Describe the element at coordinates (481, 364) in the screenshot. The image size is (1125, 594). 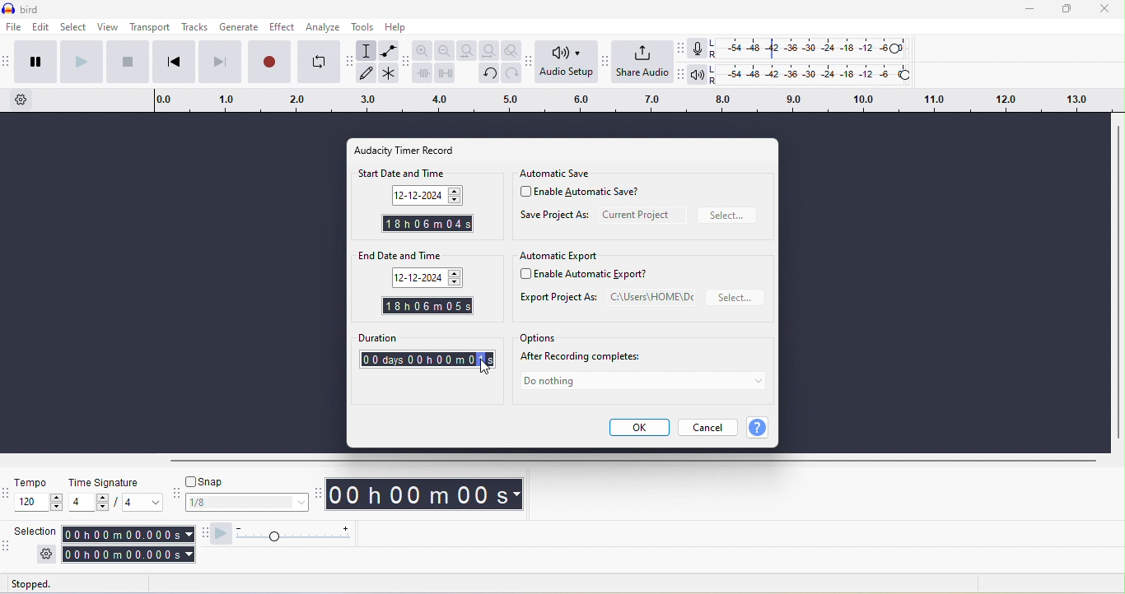
I see `1S selected` at that location.